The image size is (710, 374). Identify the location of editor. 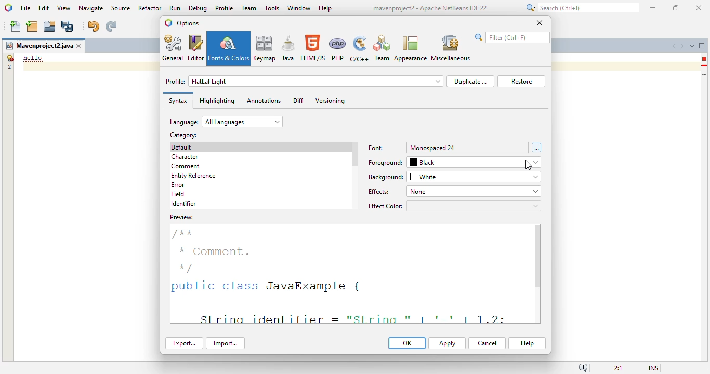
(196, 48).